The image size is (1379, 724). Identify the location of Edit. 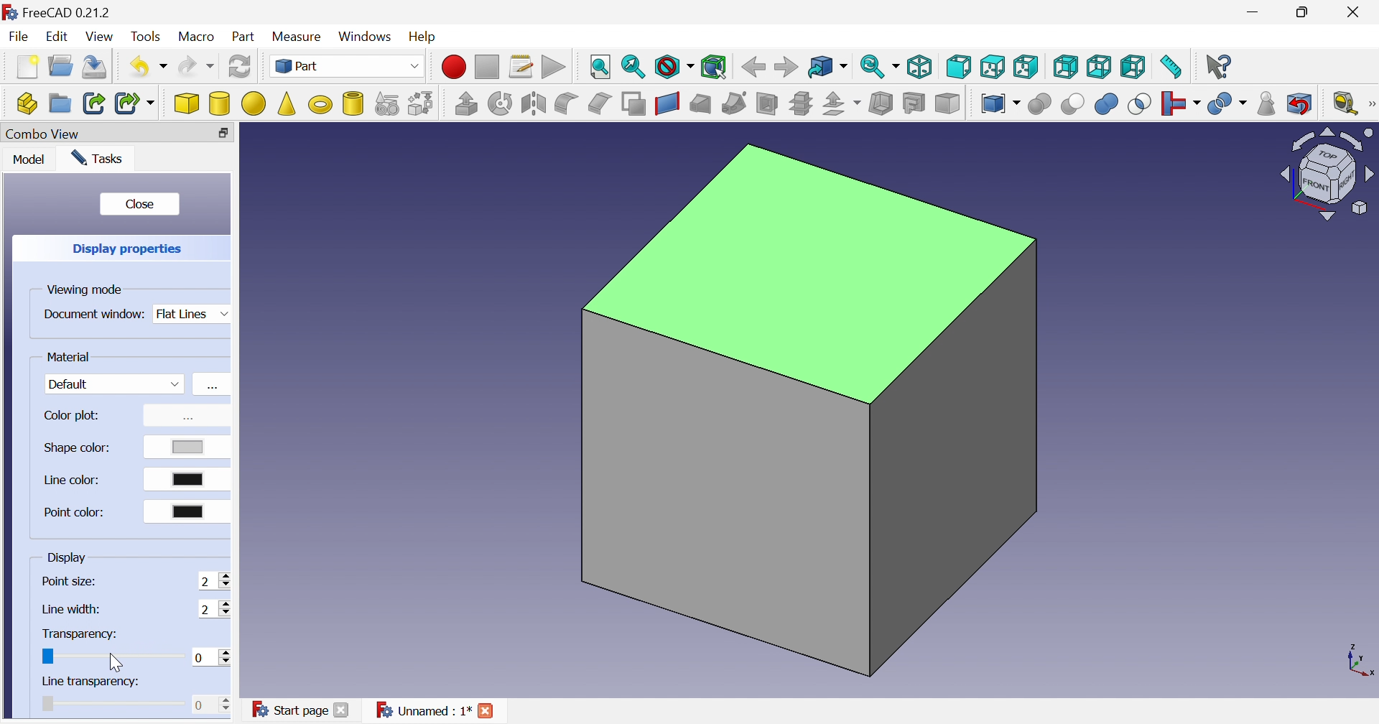
(57, 34).